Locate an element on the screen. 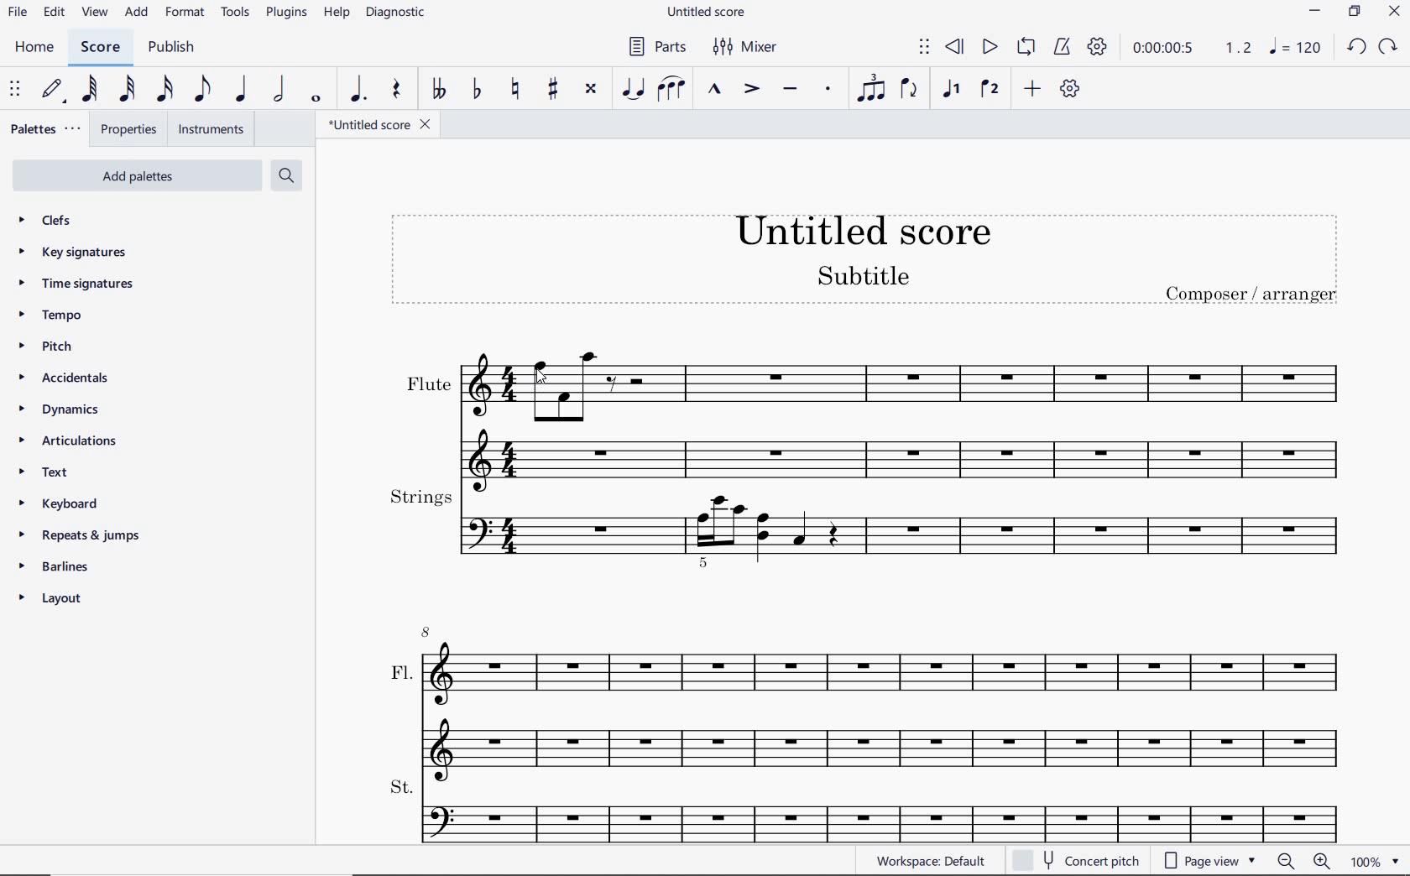  SELECT TO MOVE is located at coordinates (925, 48).